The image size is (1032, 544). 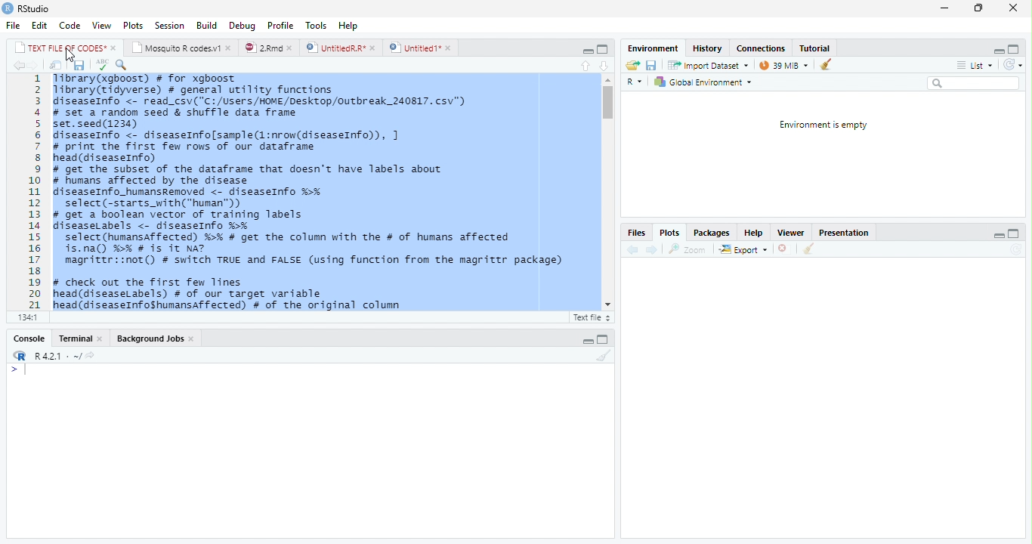 What do you see at coordinates (583, 64) in the screenshot?
I see `Up` at bounding box center [583, 64].